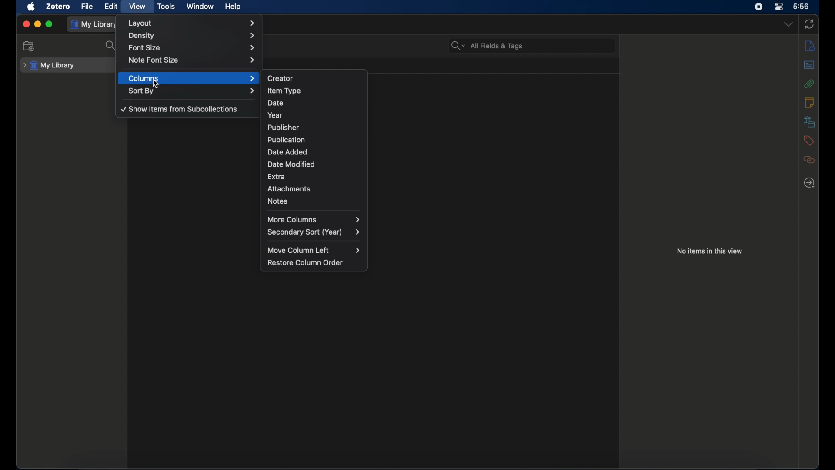  Describe the element at coordinates (488, 46) in the screenshot. I see `search bar` at that location.